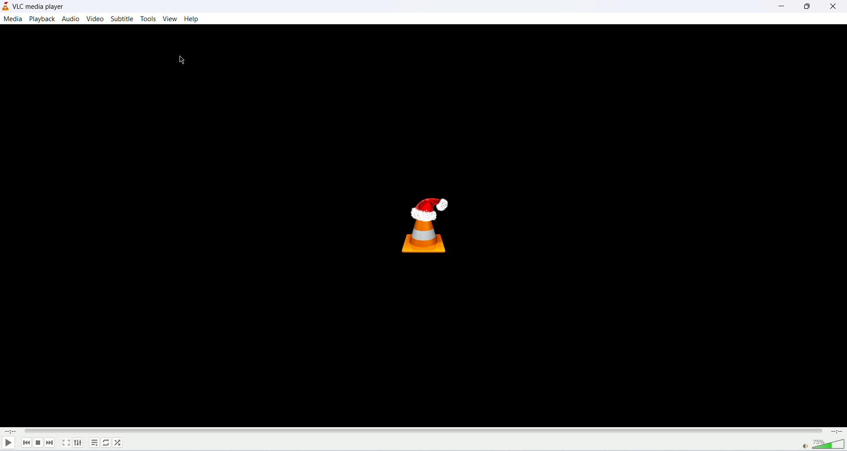 The height and width of the screenshot is (451, 847). What do you see at coordinates (10, 431) in the screenshot?
I see `playback time` at bounding box center [10, 431].